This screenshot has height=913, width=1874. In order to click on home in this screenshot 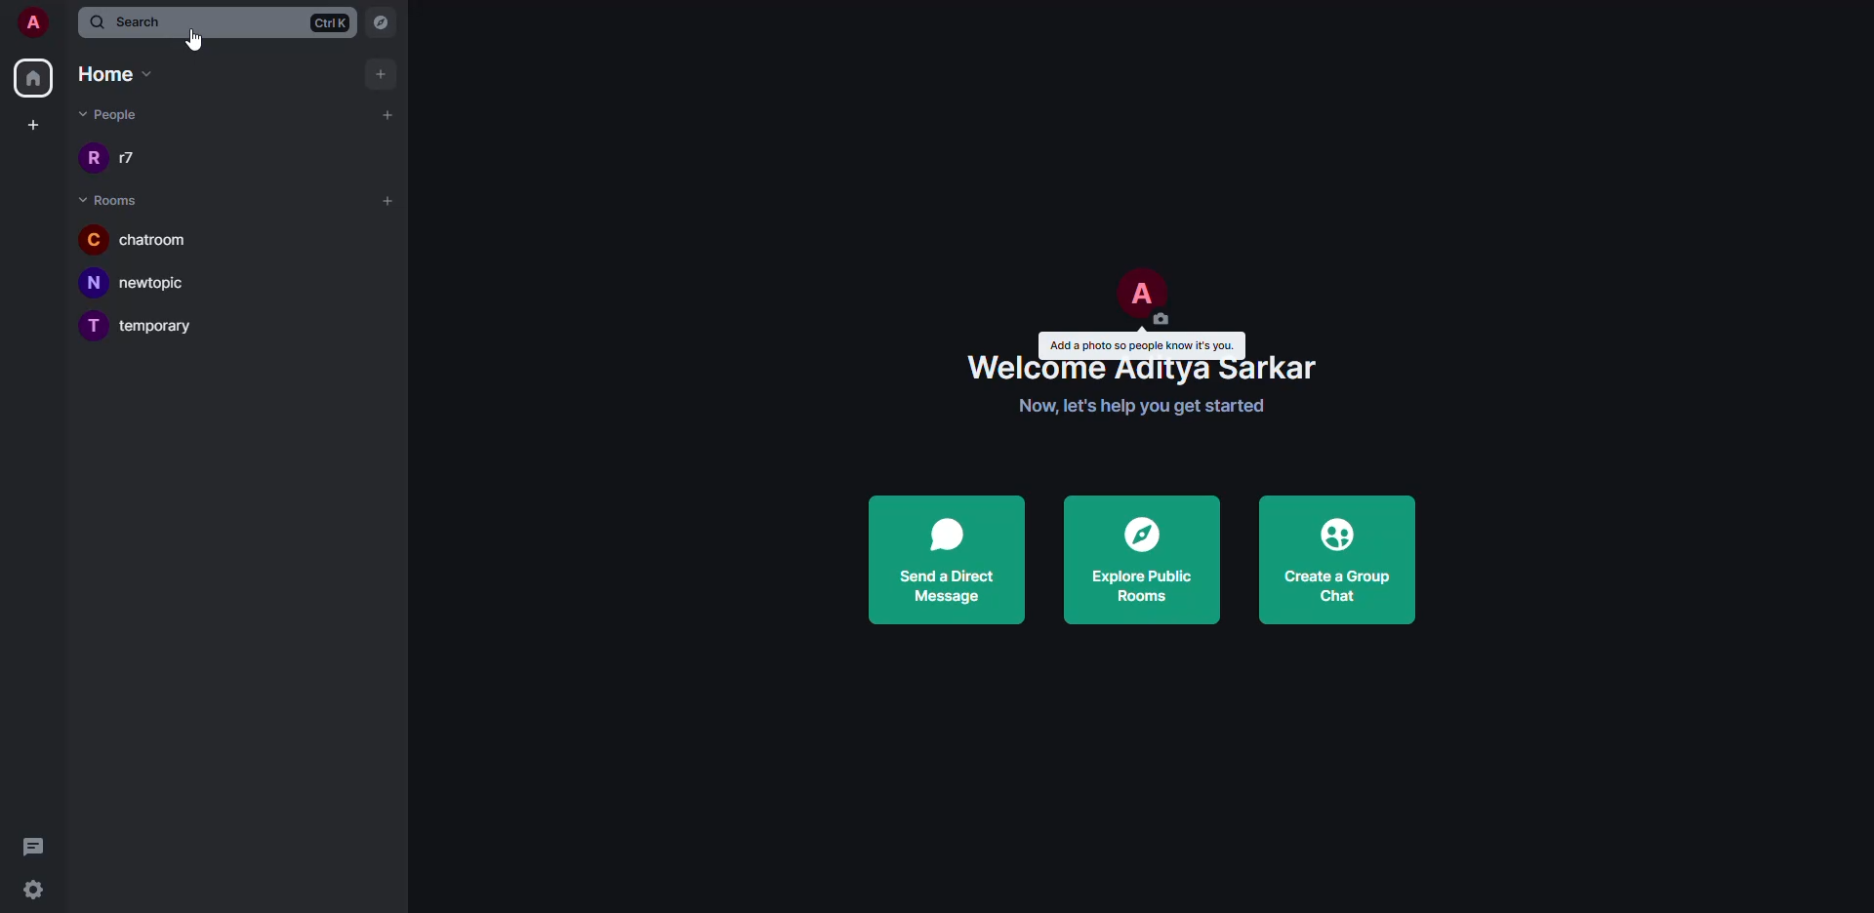, I will do `click(33, 77)`.